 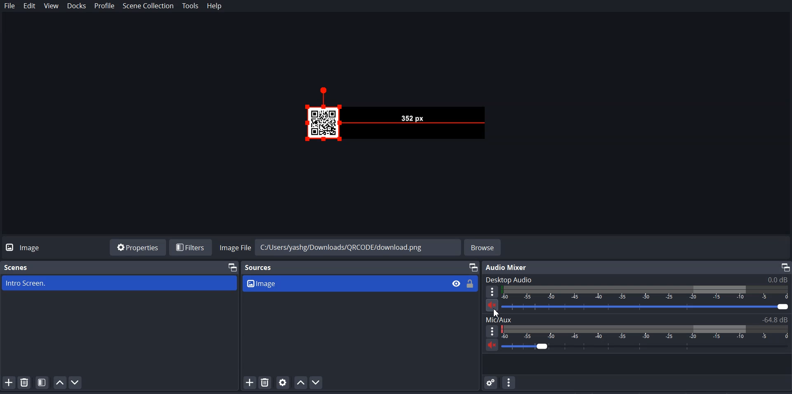 What do you see at coordinates (646, 307) in the screenshot?
I see `Volume Adjuster` at bounding box center [646, 307].